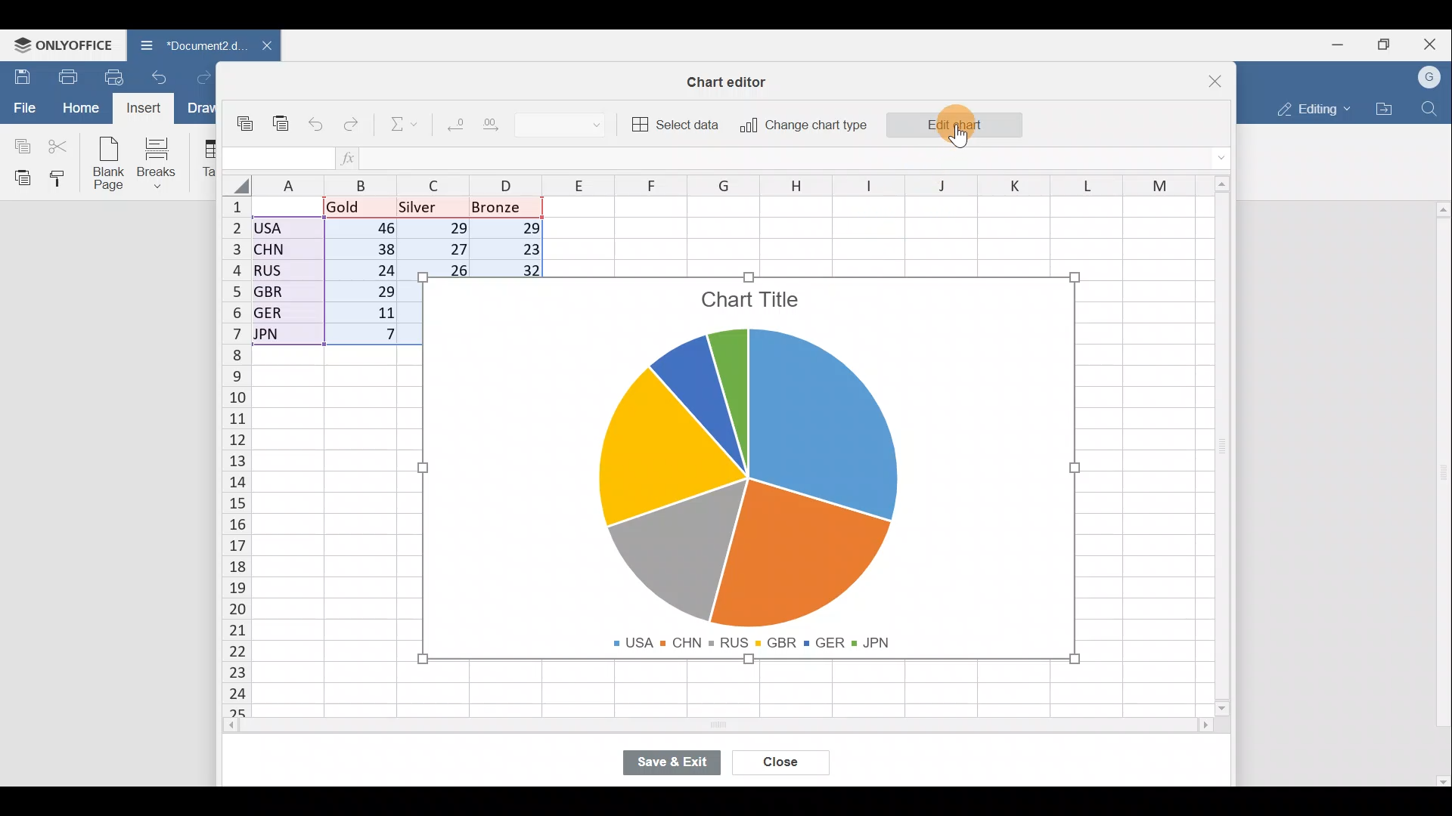 This screenshot has width=1452, height=816. Describe the element at coordinates (59, 145) in the screenshot. I see `Cut` at that location.